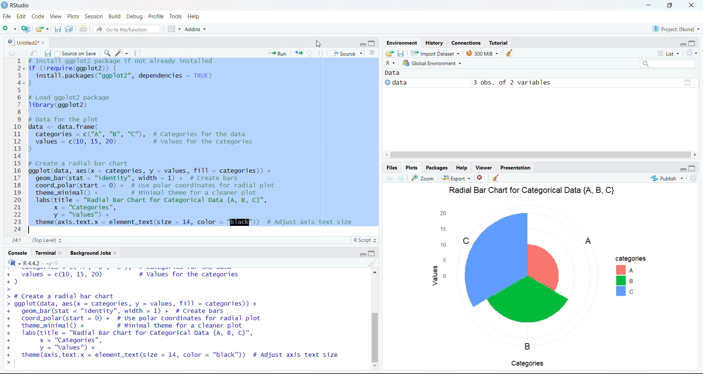 Image resolution: width=703 pixels, height=374 pixels. Describe the element at coordinates (628, 256) in the screenshot. I see `categories` at that location.